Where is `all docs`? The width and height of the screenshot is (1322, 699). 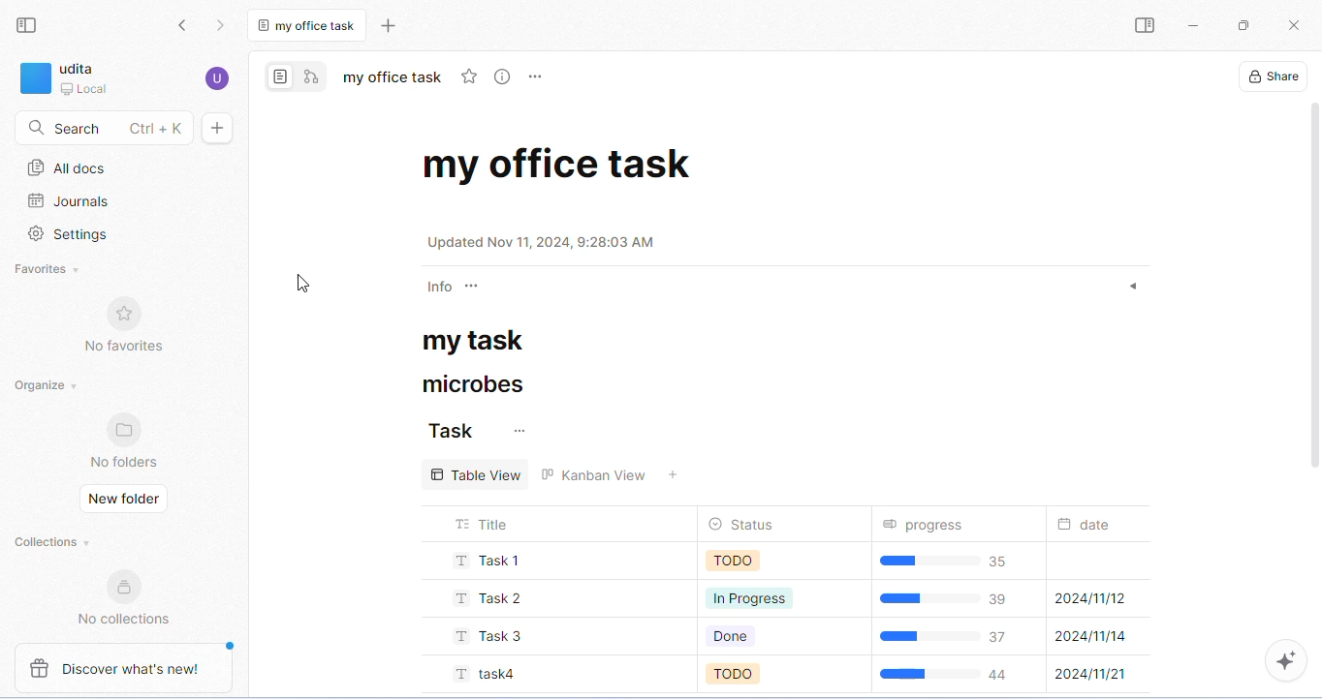 all docs is located at coordinates (67, 167).